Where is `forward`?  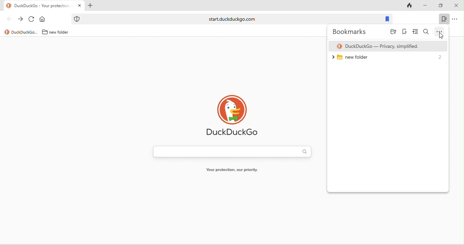 forward is located at coordinates (20, 19).